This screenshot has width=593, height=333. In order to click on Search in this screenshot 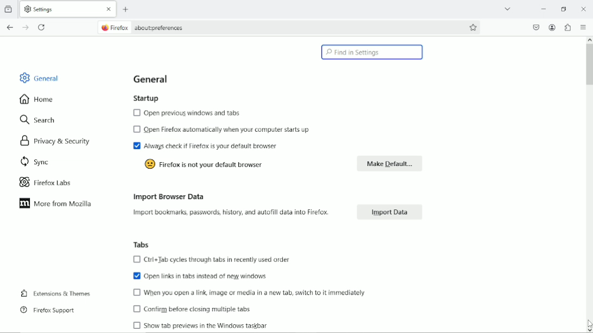, I will do `click(38, 120)`.